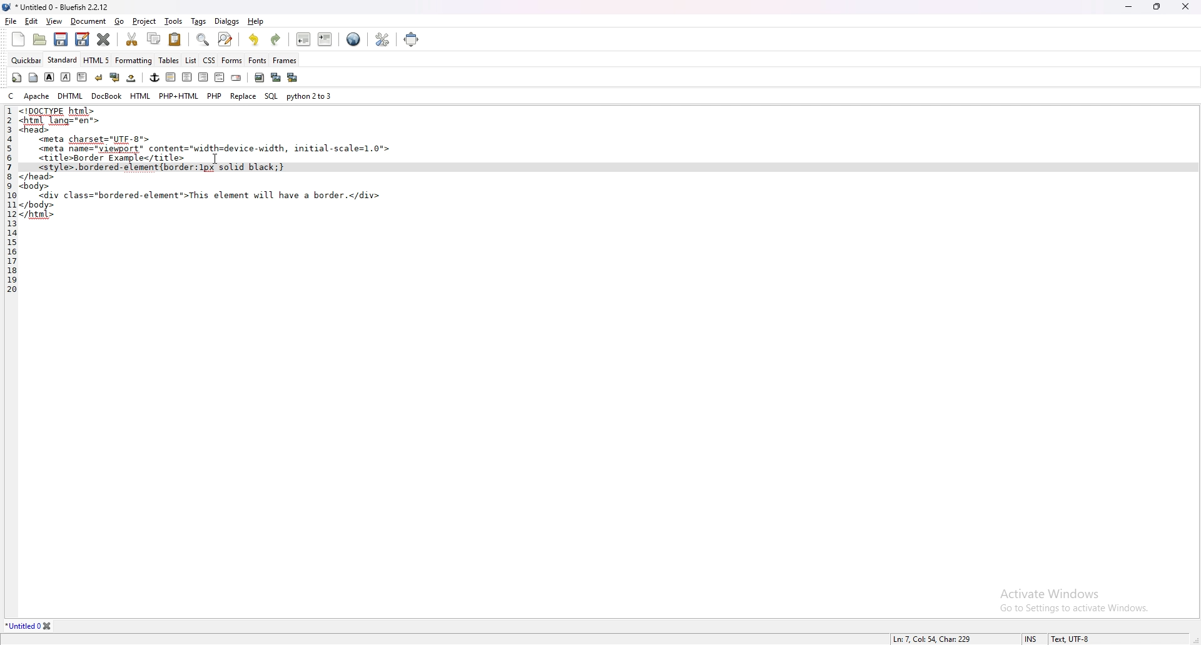 This screenshot has height=645, width=1201. Describe the element at coordinates (119, 21) in the screenshot. I see `go` at that location.